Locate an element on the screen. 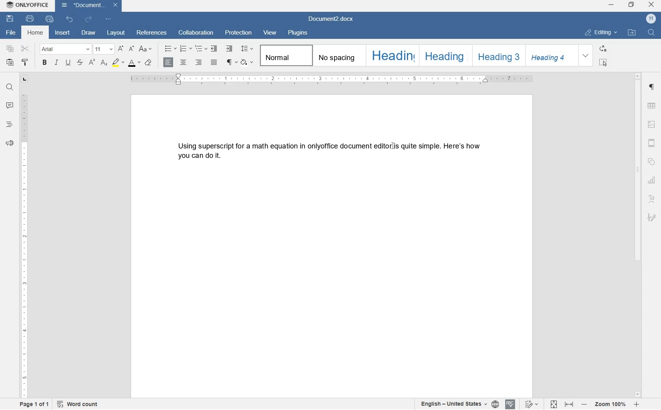 The height and width of the screenshot is (410, 661). bold is located at coordinates (44, 63).